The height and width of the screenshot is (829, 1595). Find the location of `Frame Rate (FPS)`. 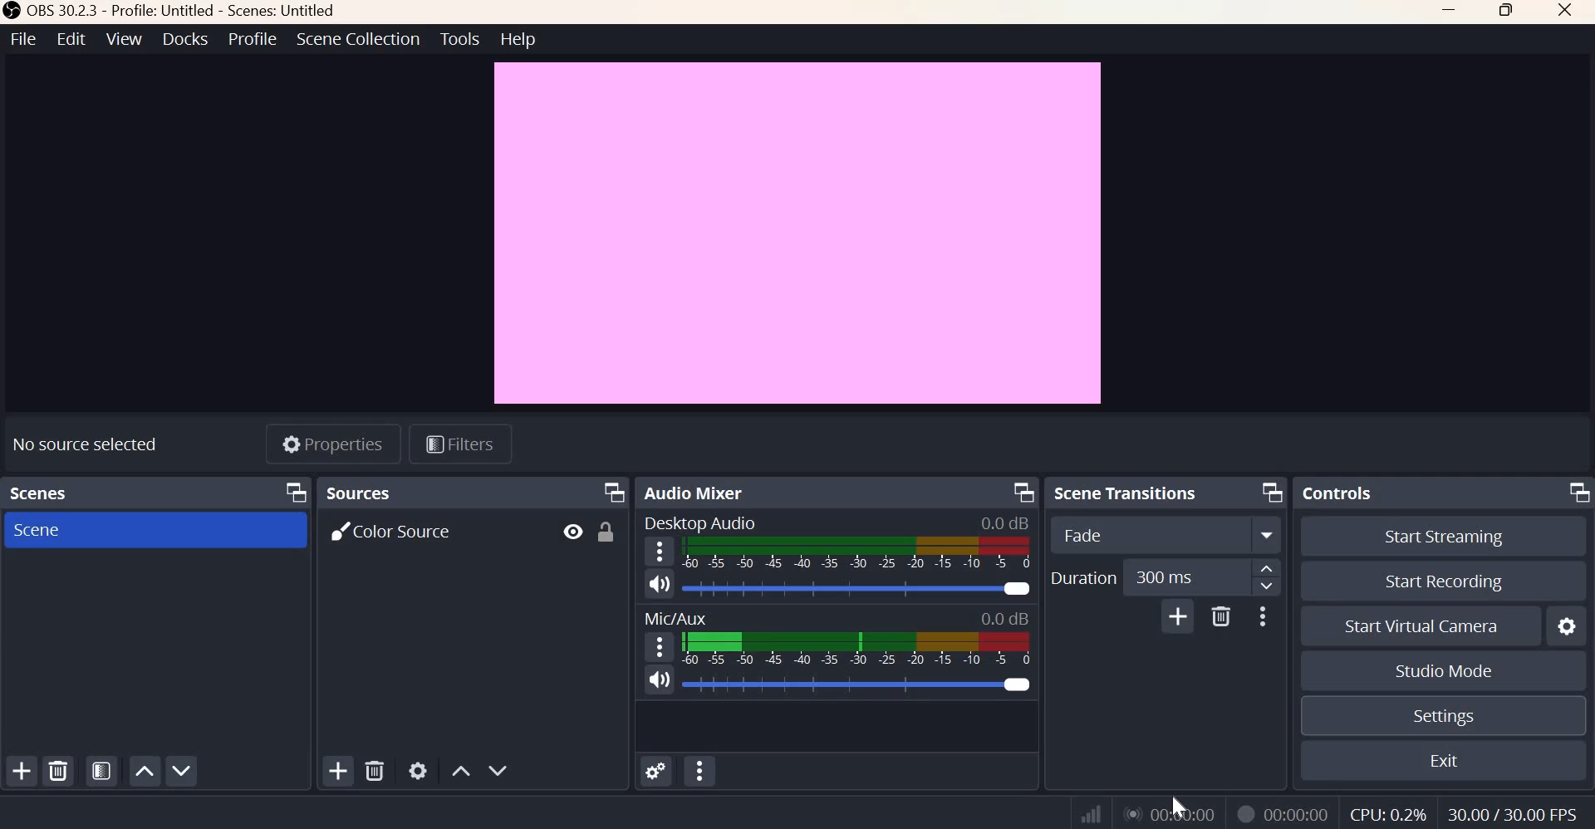

Frame Rate (FPS) is located at coordinates (1517, 811).